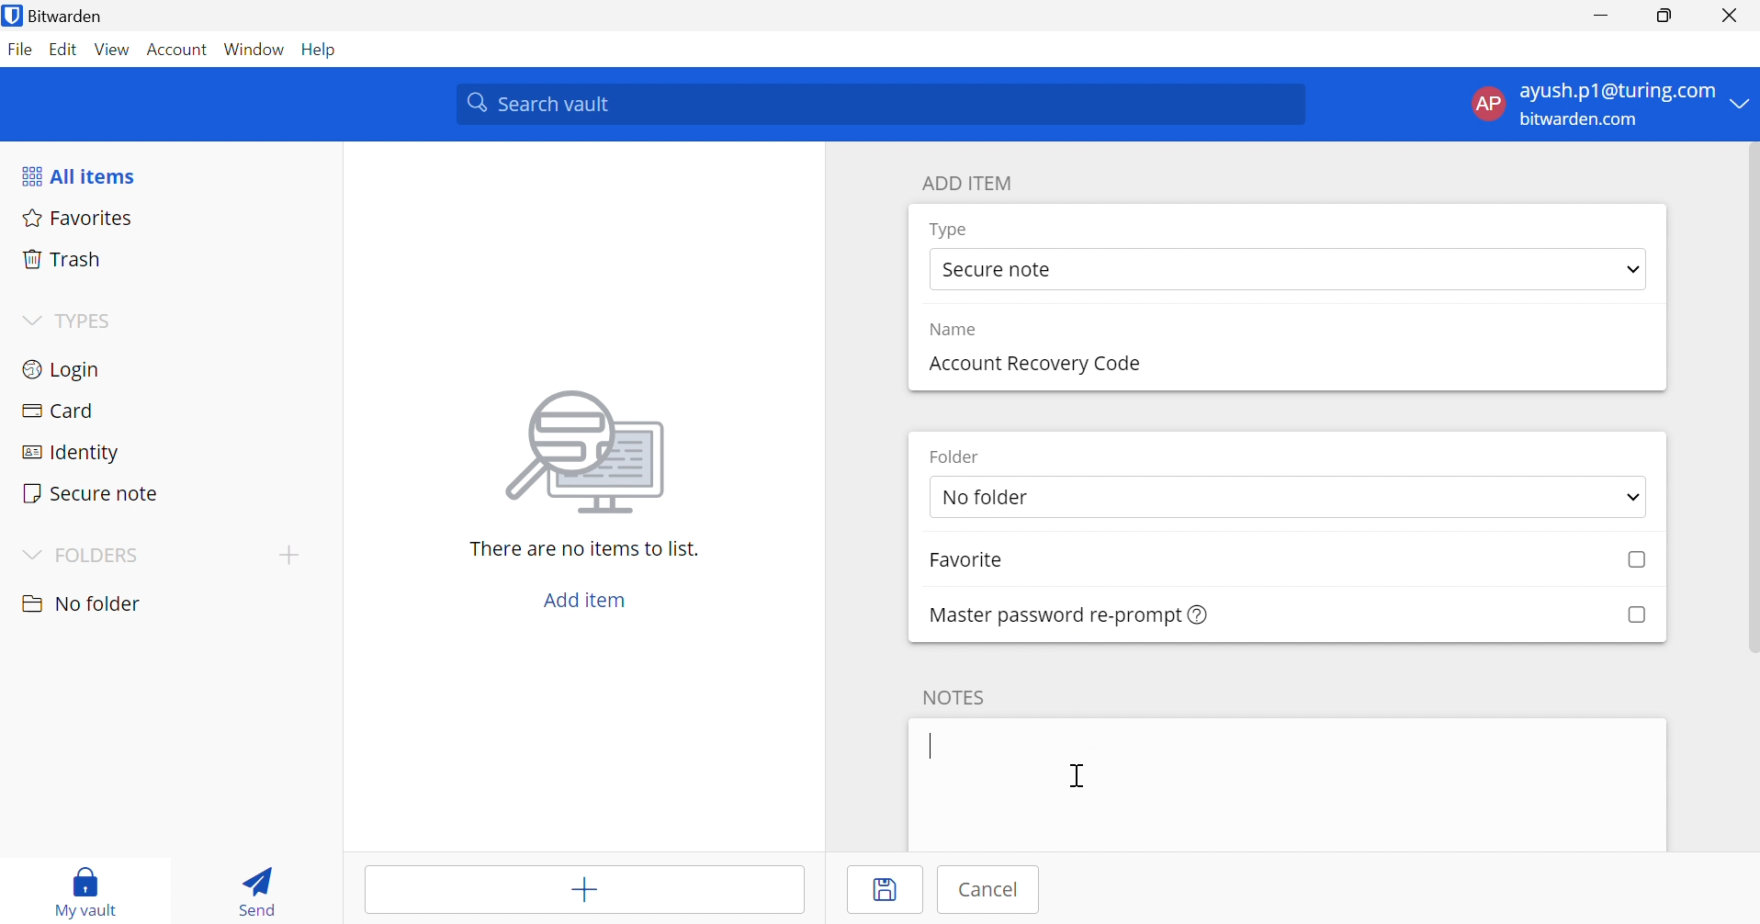  I want to click on Add item, so click(583, 601).